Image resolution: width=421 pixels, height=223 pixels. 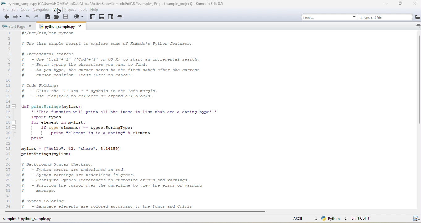 What do you see at coordinates (402, 3) in the screenshot?
I see `maximize` at bounding box center [402, 3].